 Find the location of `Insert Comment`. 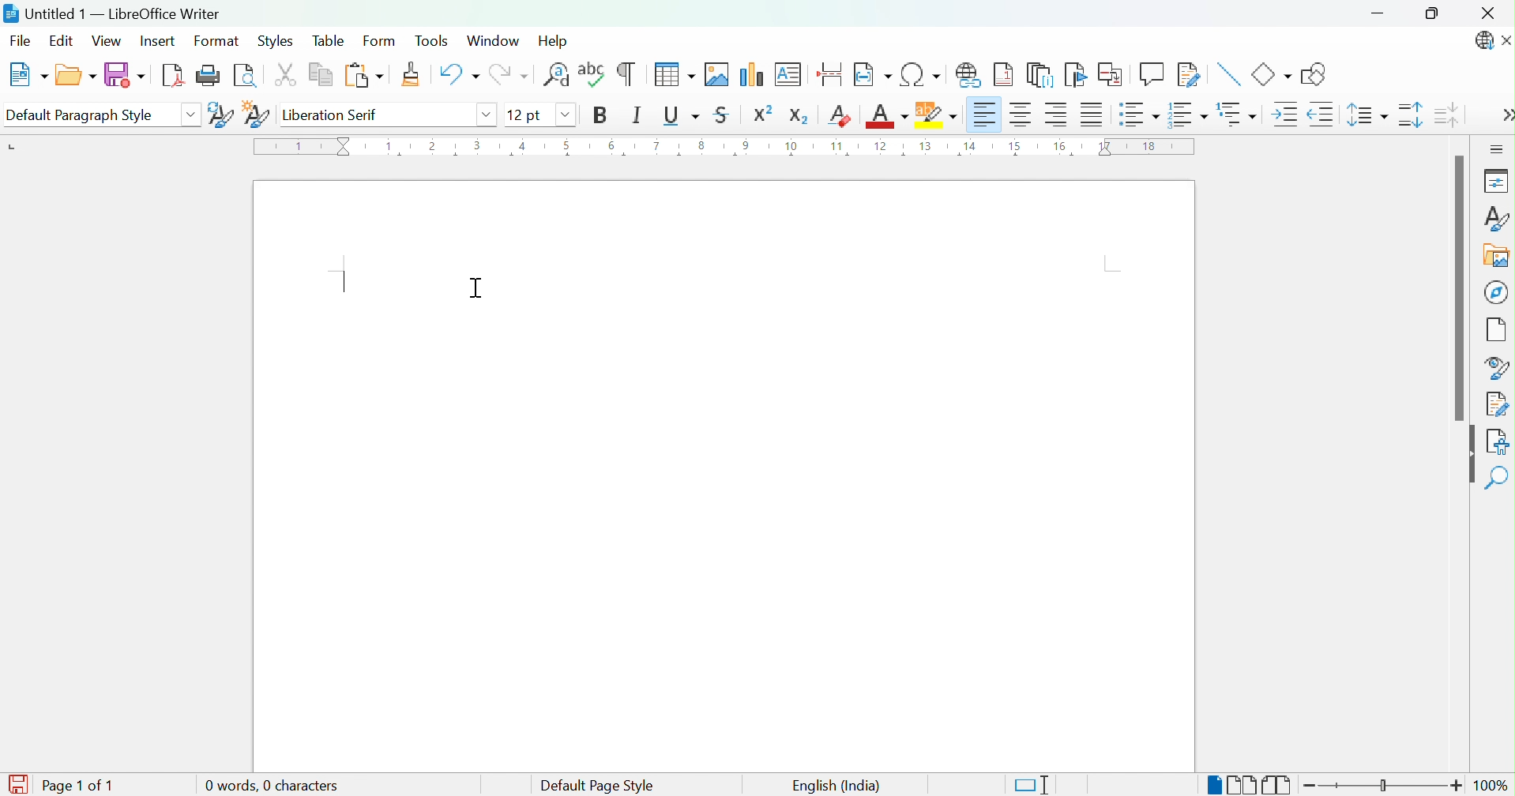

Insert Comment is located at coordinates (1151, 74).